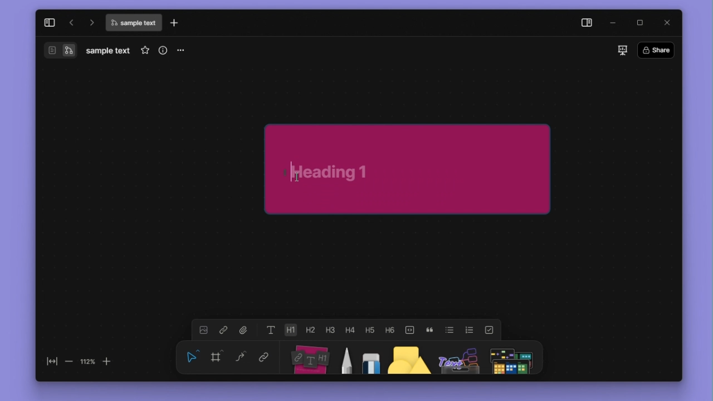 The height and width of the screenshot is (401, 713). Describe the element at coordinates (91, 22) in the screenshot. I see `go forward` at that location.